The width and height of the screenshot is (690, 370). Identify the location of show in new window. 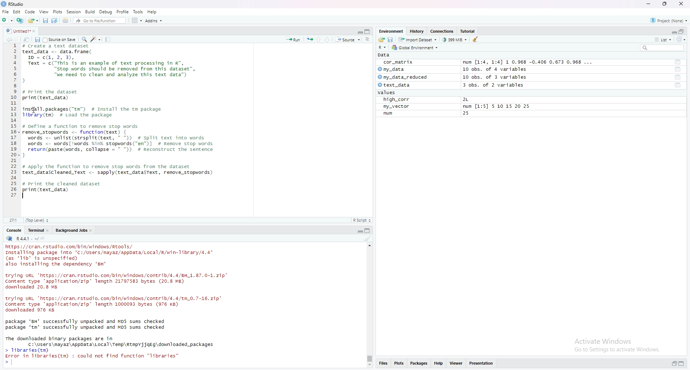
(27, 40).